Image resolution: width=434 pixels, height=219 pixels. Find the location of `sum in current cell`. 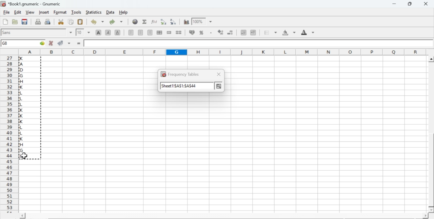

sum in current cell is located at coordinates (145, 21).